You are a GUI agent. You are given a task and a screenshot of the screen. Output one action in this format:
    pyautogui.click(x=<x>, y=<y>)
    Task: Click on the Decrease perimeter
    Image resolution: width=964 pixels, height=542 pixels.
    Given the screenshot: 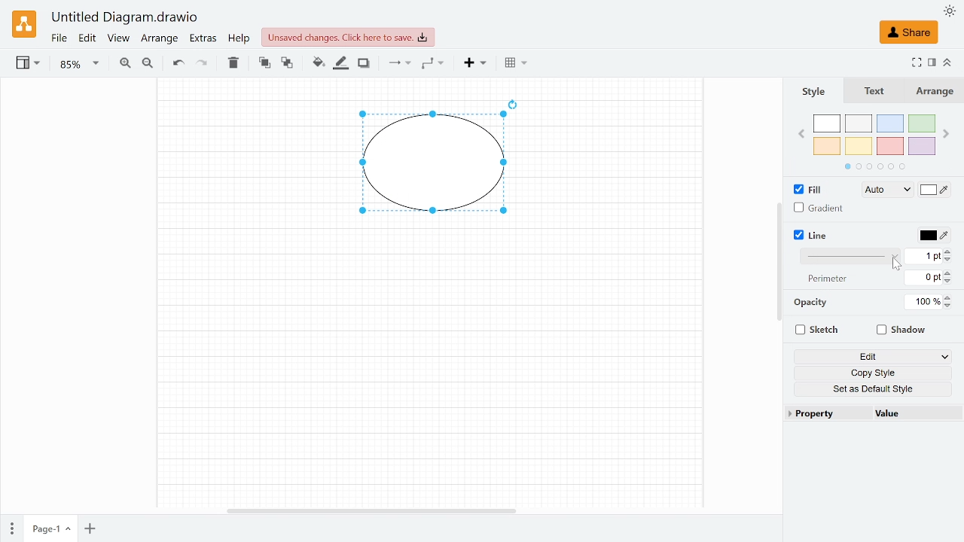 What is the action you would take?
    pyautogui.click(x=951, y=282)
    